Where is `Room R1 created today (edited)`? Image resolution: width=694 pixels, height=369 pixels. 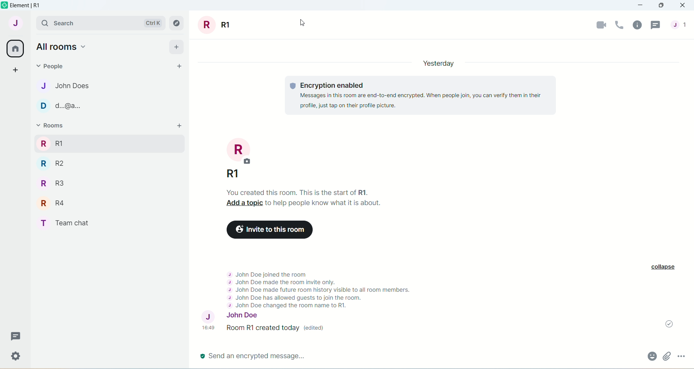 Room R1 created today (edited) is located at coordinates (282, 330).